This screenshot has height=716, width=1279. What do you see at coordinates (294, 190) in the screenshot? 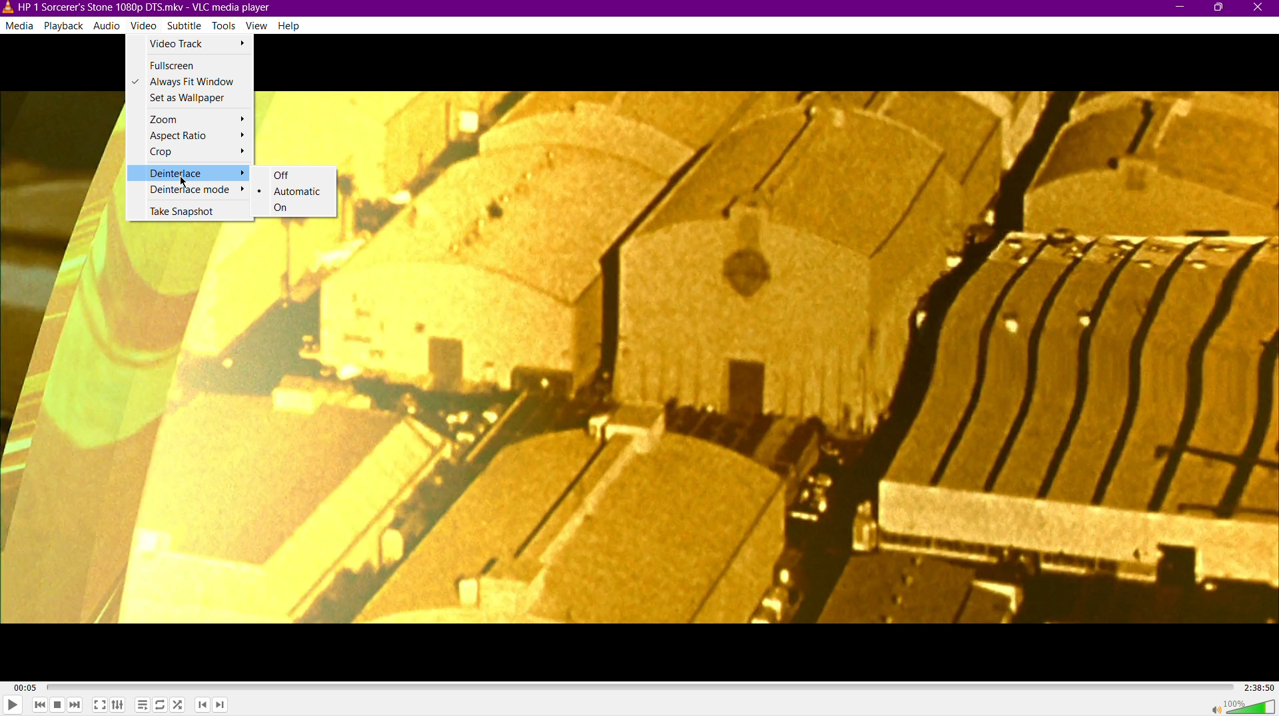
I see `Automatic` at bounding box center [294, 190].